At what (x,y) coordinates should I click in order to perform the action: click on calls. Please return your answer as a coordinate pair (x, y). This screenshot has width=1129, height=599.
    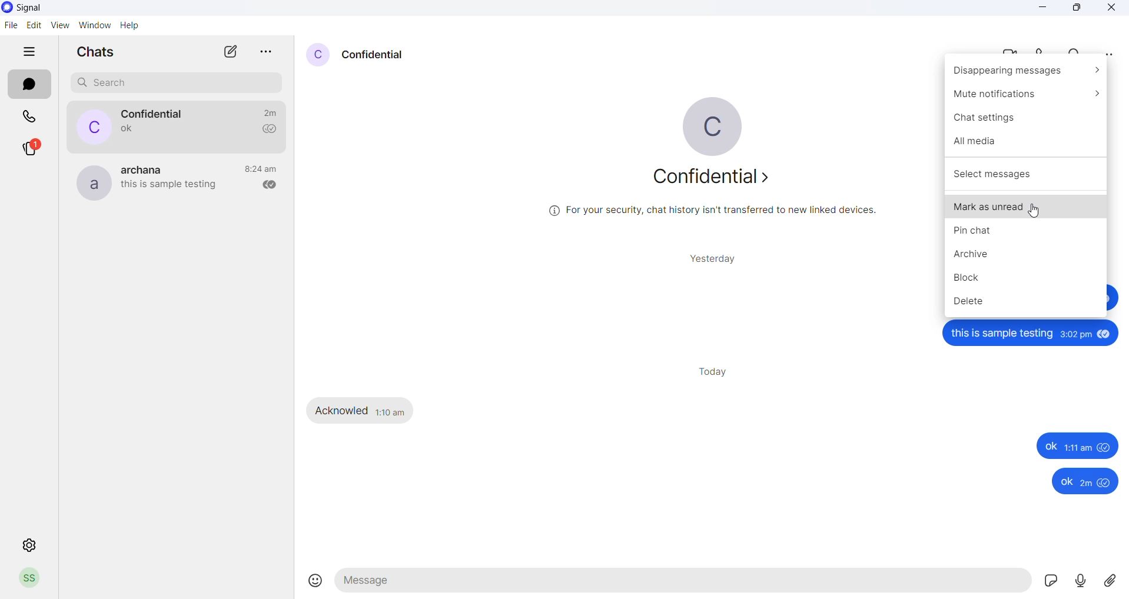
    Looking at the image, I should click on (30, 115).